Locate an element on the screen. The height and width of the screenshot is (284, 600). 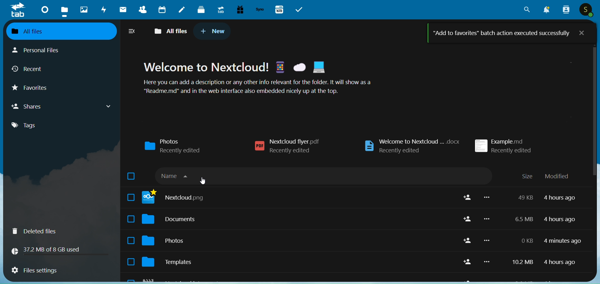
Click to select is located at coordinates (131, 197).